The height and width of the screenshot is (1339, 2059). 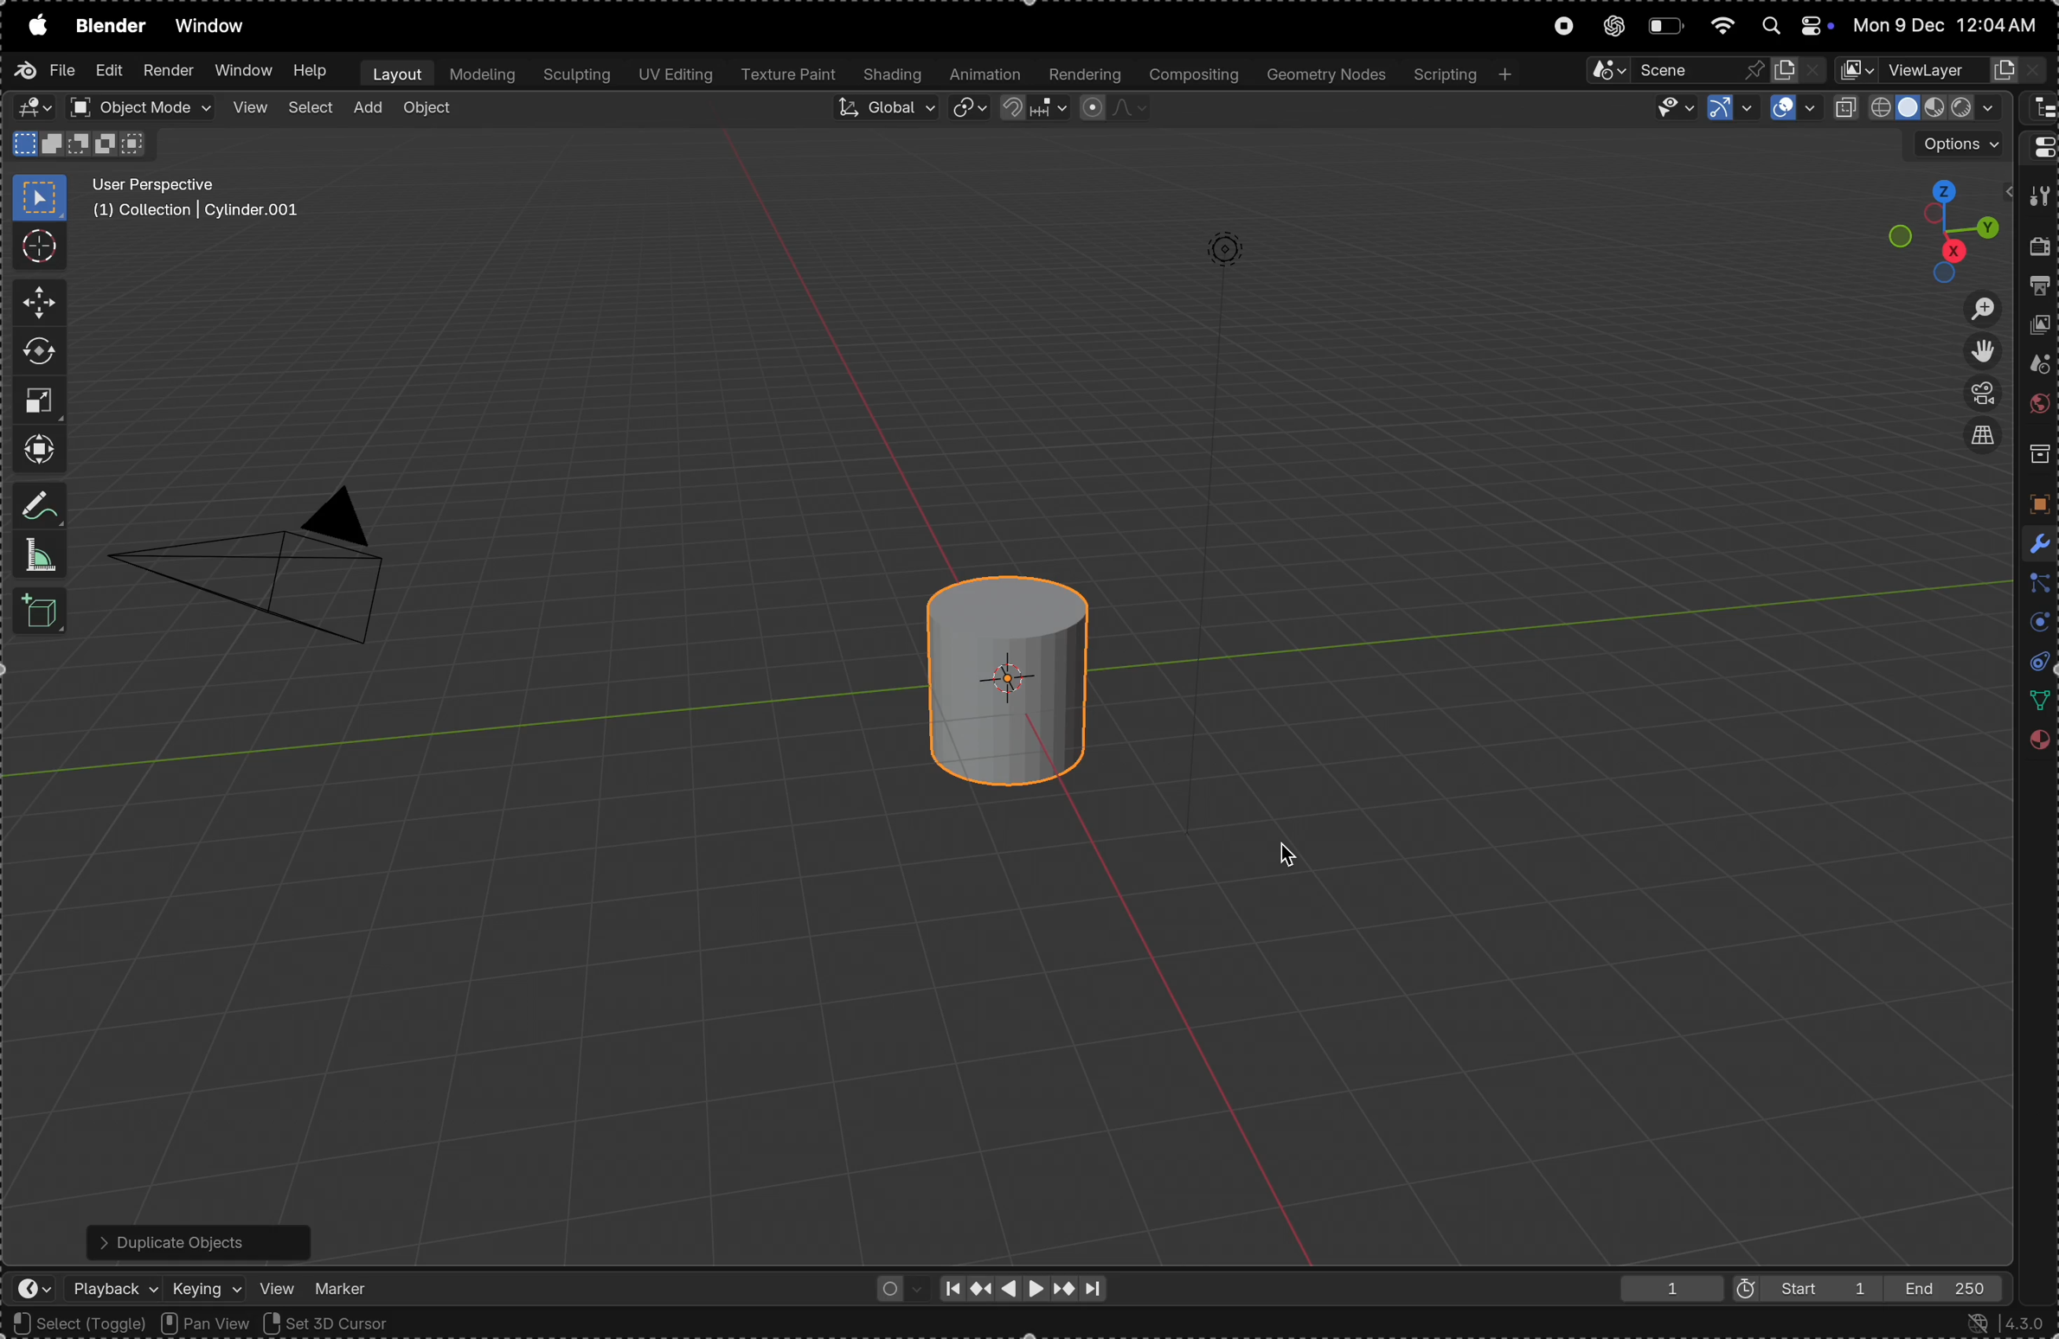 What do you see at coordinates (25, 1291) in the screenshot?
I see `editor type` at bounding box center [25, 1291].